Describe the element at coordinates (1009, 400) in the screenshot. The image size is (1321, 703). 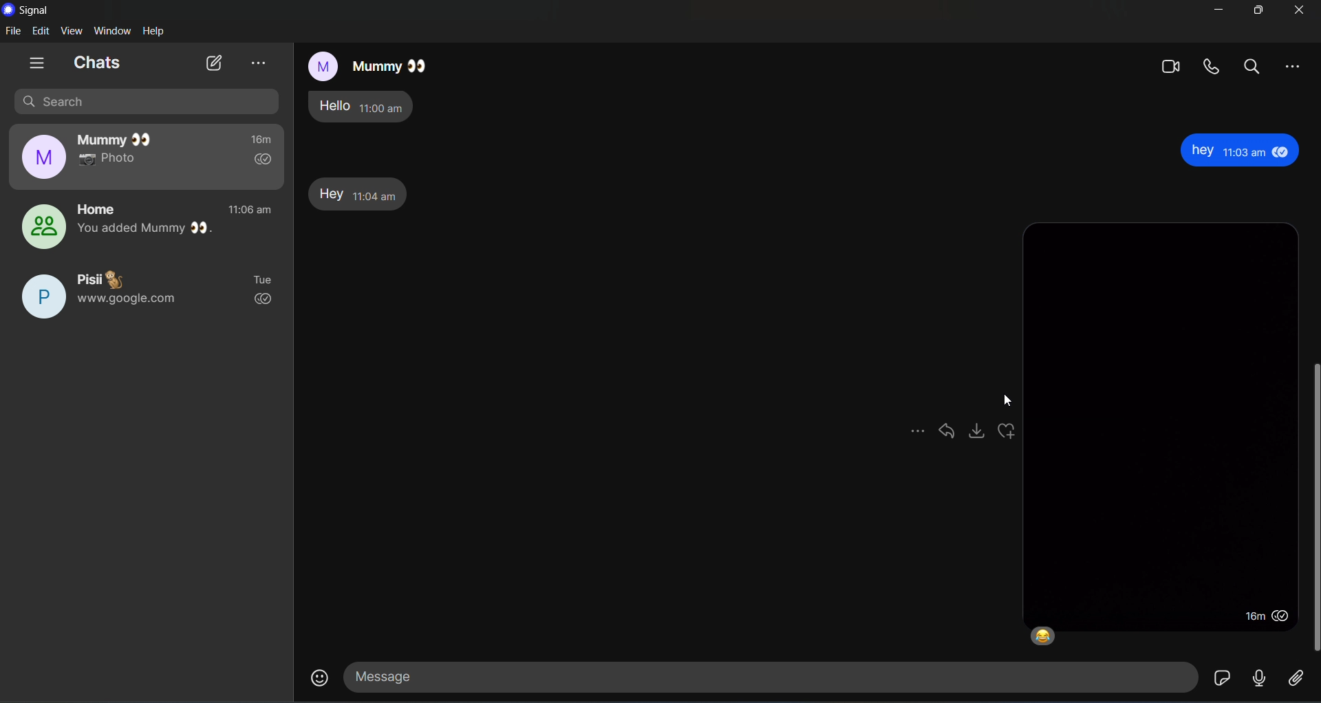
I see `cursor` at that location.